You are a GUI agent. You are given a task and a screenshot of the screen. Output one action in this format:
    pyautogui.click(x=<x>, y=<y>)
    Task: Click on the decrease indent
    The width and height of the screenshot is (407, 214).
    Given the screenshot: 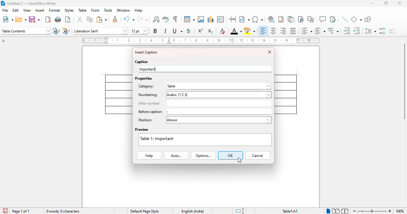 What is the action you would take?
    pyautogui.click(x=357, y=31)
    